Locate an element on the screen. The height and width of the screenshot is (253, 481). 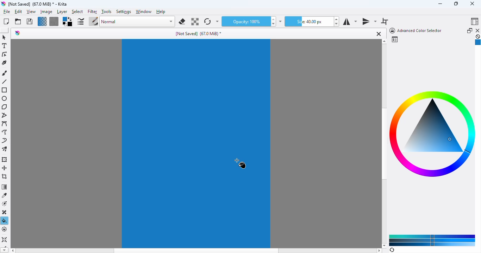
fill patterns is located at coordinates (54, 21).